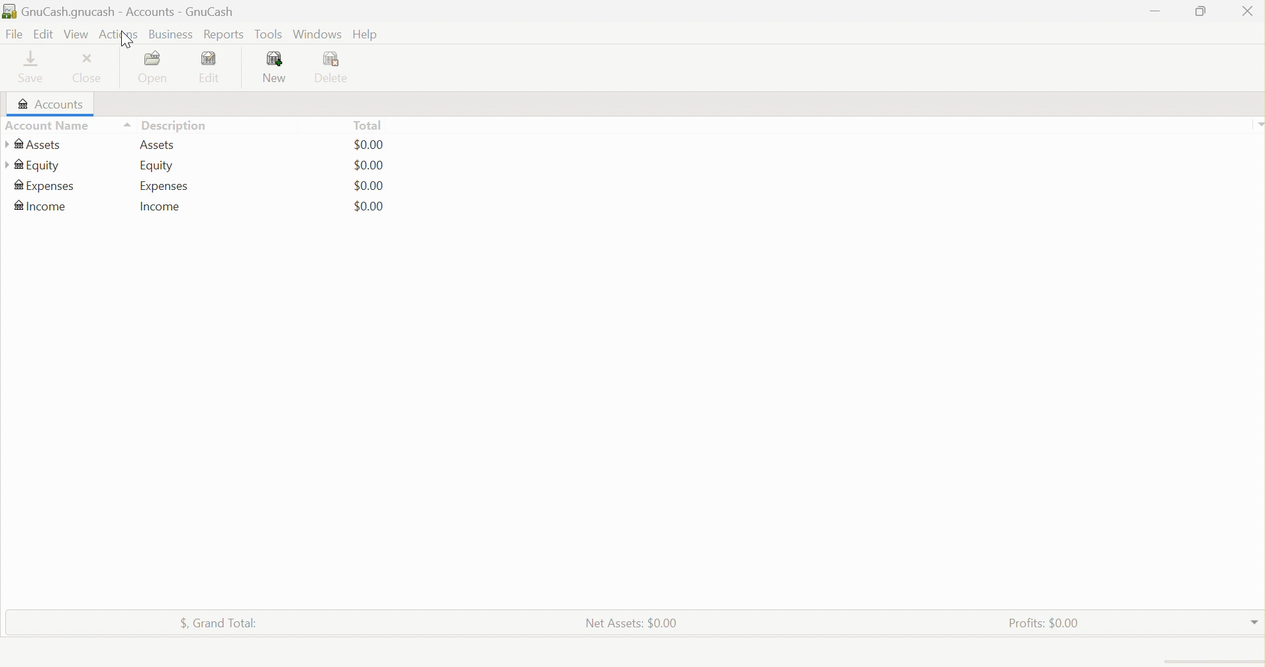  I want to click on Drop Down, so click(1254, 619).